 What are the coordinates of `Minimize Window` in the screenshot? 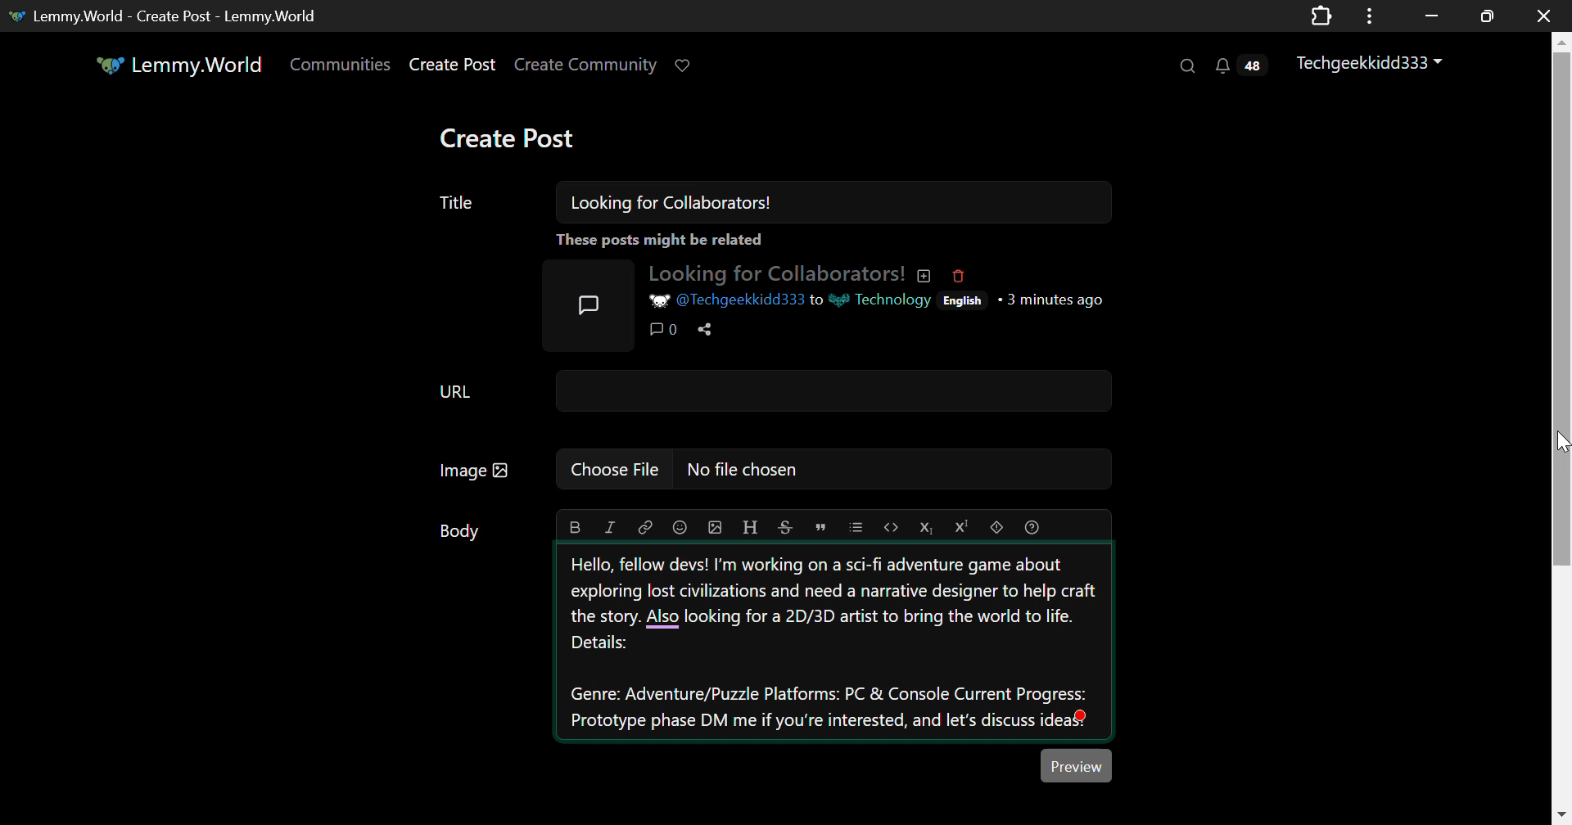 It's located at (1484, 16).